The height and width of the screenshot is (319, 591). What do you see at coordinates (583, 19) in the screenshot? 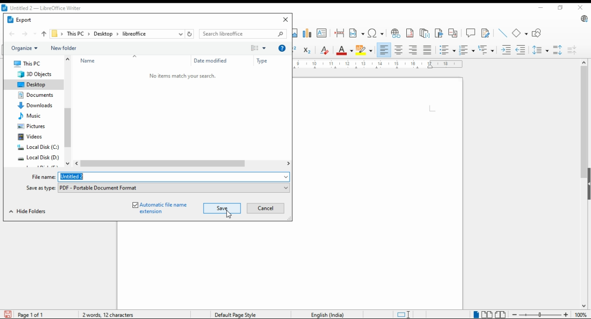
I see `libreoffice update` at bounding box center [583, 19].